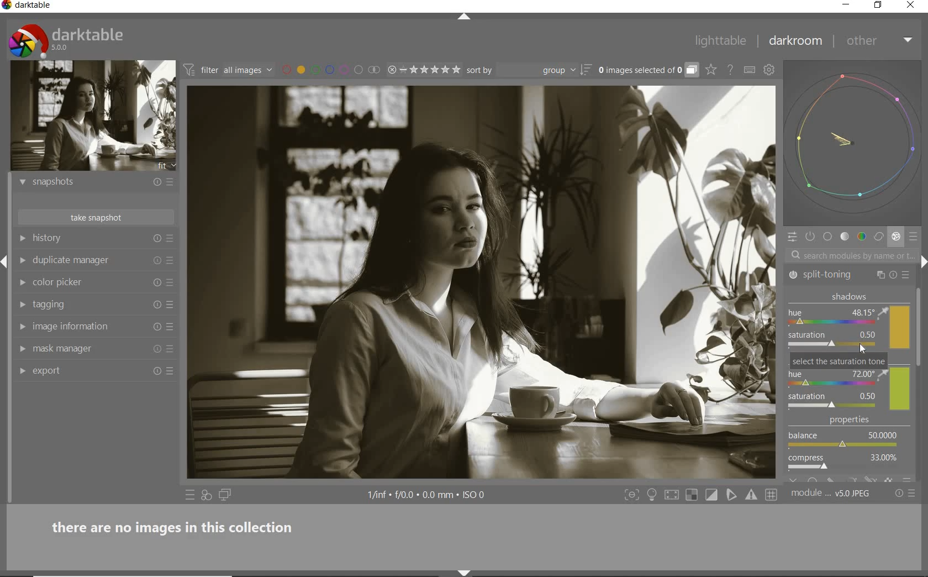 This screenshot has height=577, width=928. What do you see at coordinates (88, 261) in the screenshot?
I see `duplicate manager` at bounding box center [88, 261].